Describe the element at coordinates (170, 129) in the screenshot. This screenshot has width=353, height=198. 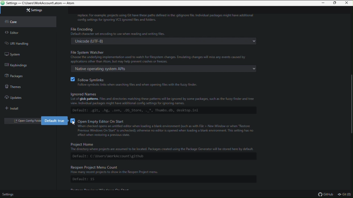
I see `open empty editor on start` at that location.